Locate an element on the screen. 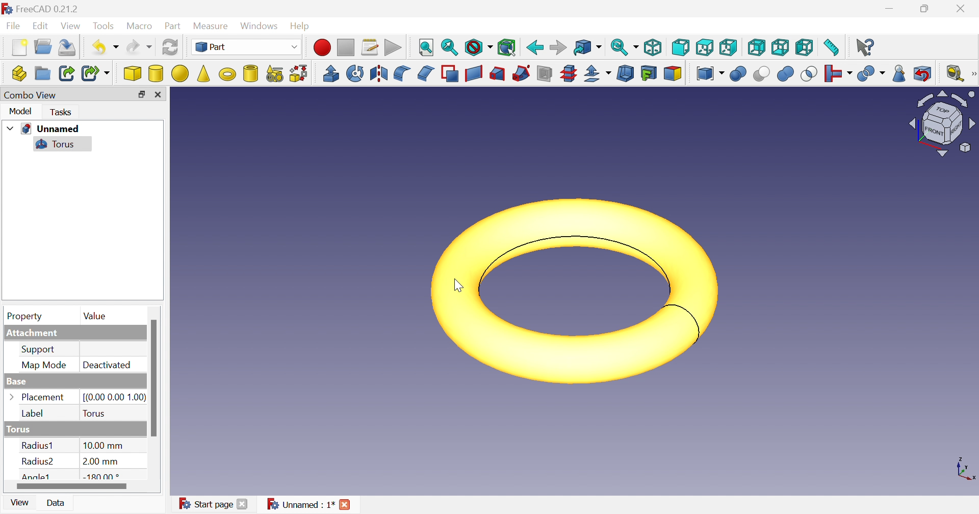 The height and width of the screenshot is (514, 979). Start  page is located at coordinates (203, 504).